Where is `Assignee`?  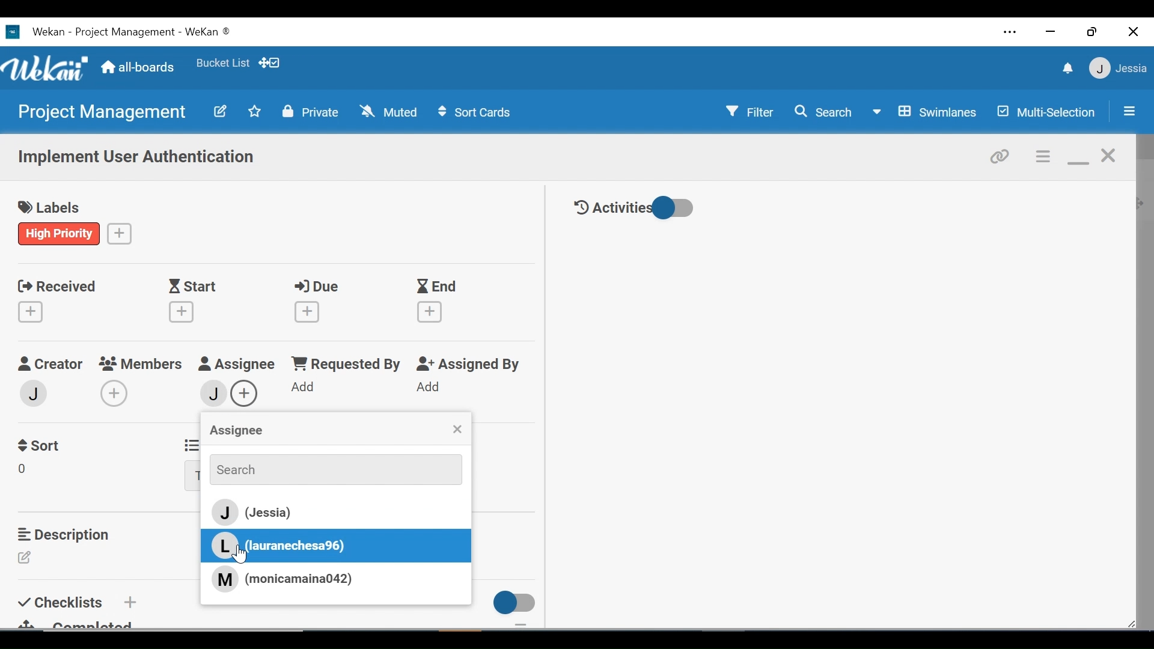 Assignee is located at coordinates (237, 365).